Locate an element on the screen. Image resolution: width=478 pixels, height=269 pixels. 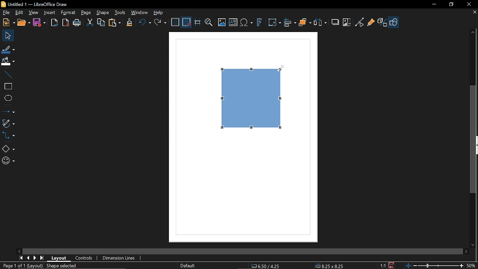
Rectangle (Selected Object ) is located at coordinates (251, 98).